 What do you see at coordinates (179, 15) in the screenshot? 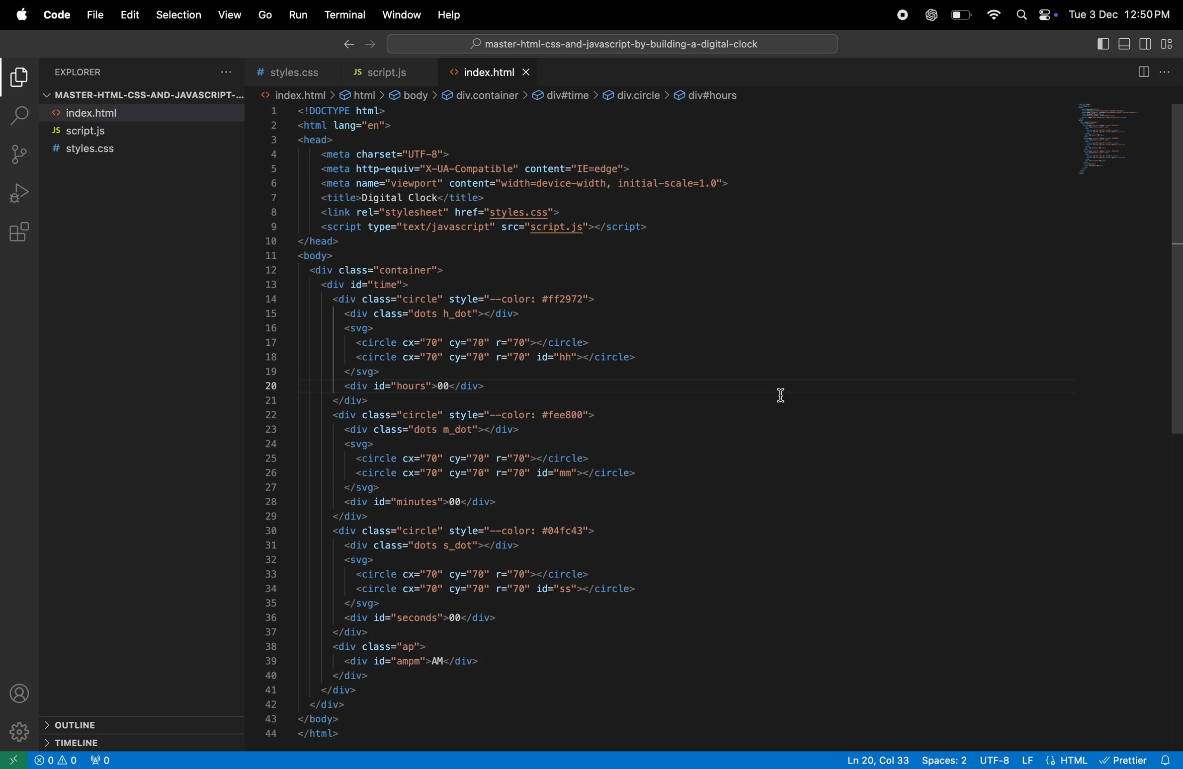
I see `selection` at bounding box center [179, 15].